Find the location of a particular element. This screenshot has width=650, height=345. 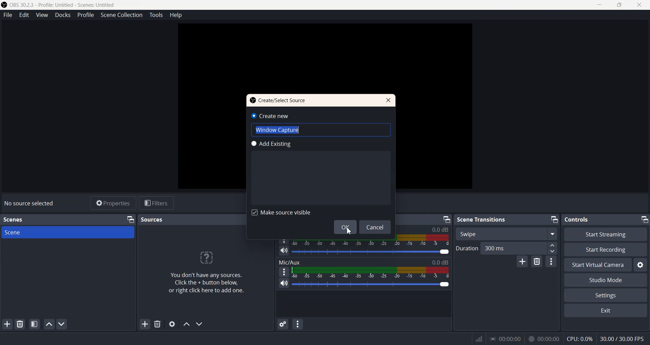

View is located at coordinates (42, 15).